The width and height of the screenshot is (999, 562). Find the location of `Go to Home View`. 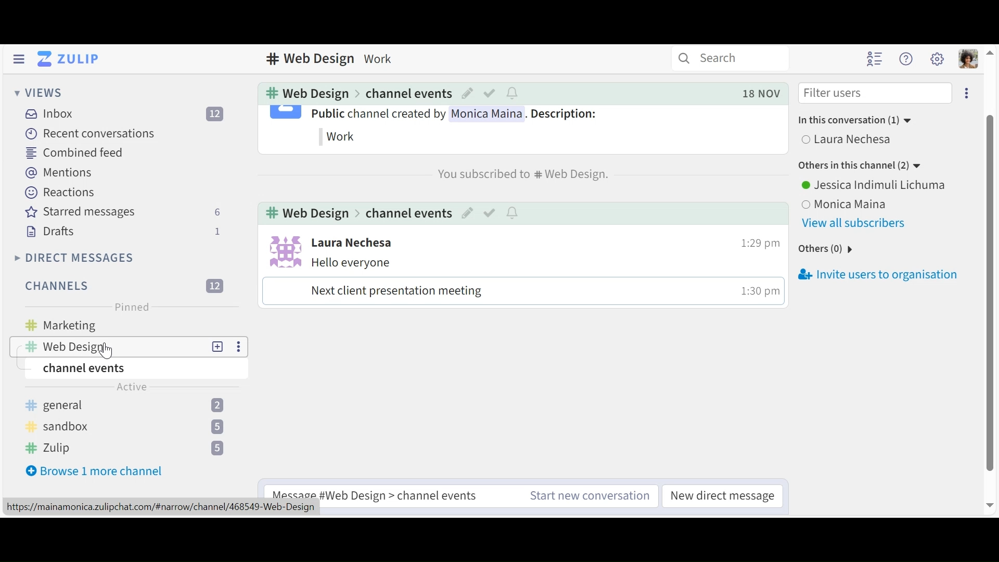

Go to Home View is located at coordinates (69, 60).